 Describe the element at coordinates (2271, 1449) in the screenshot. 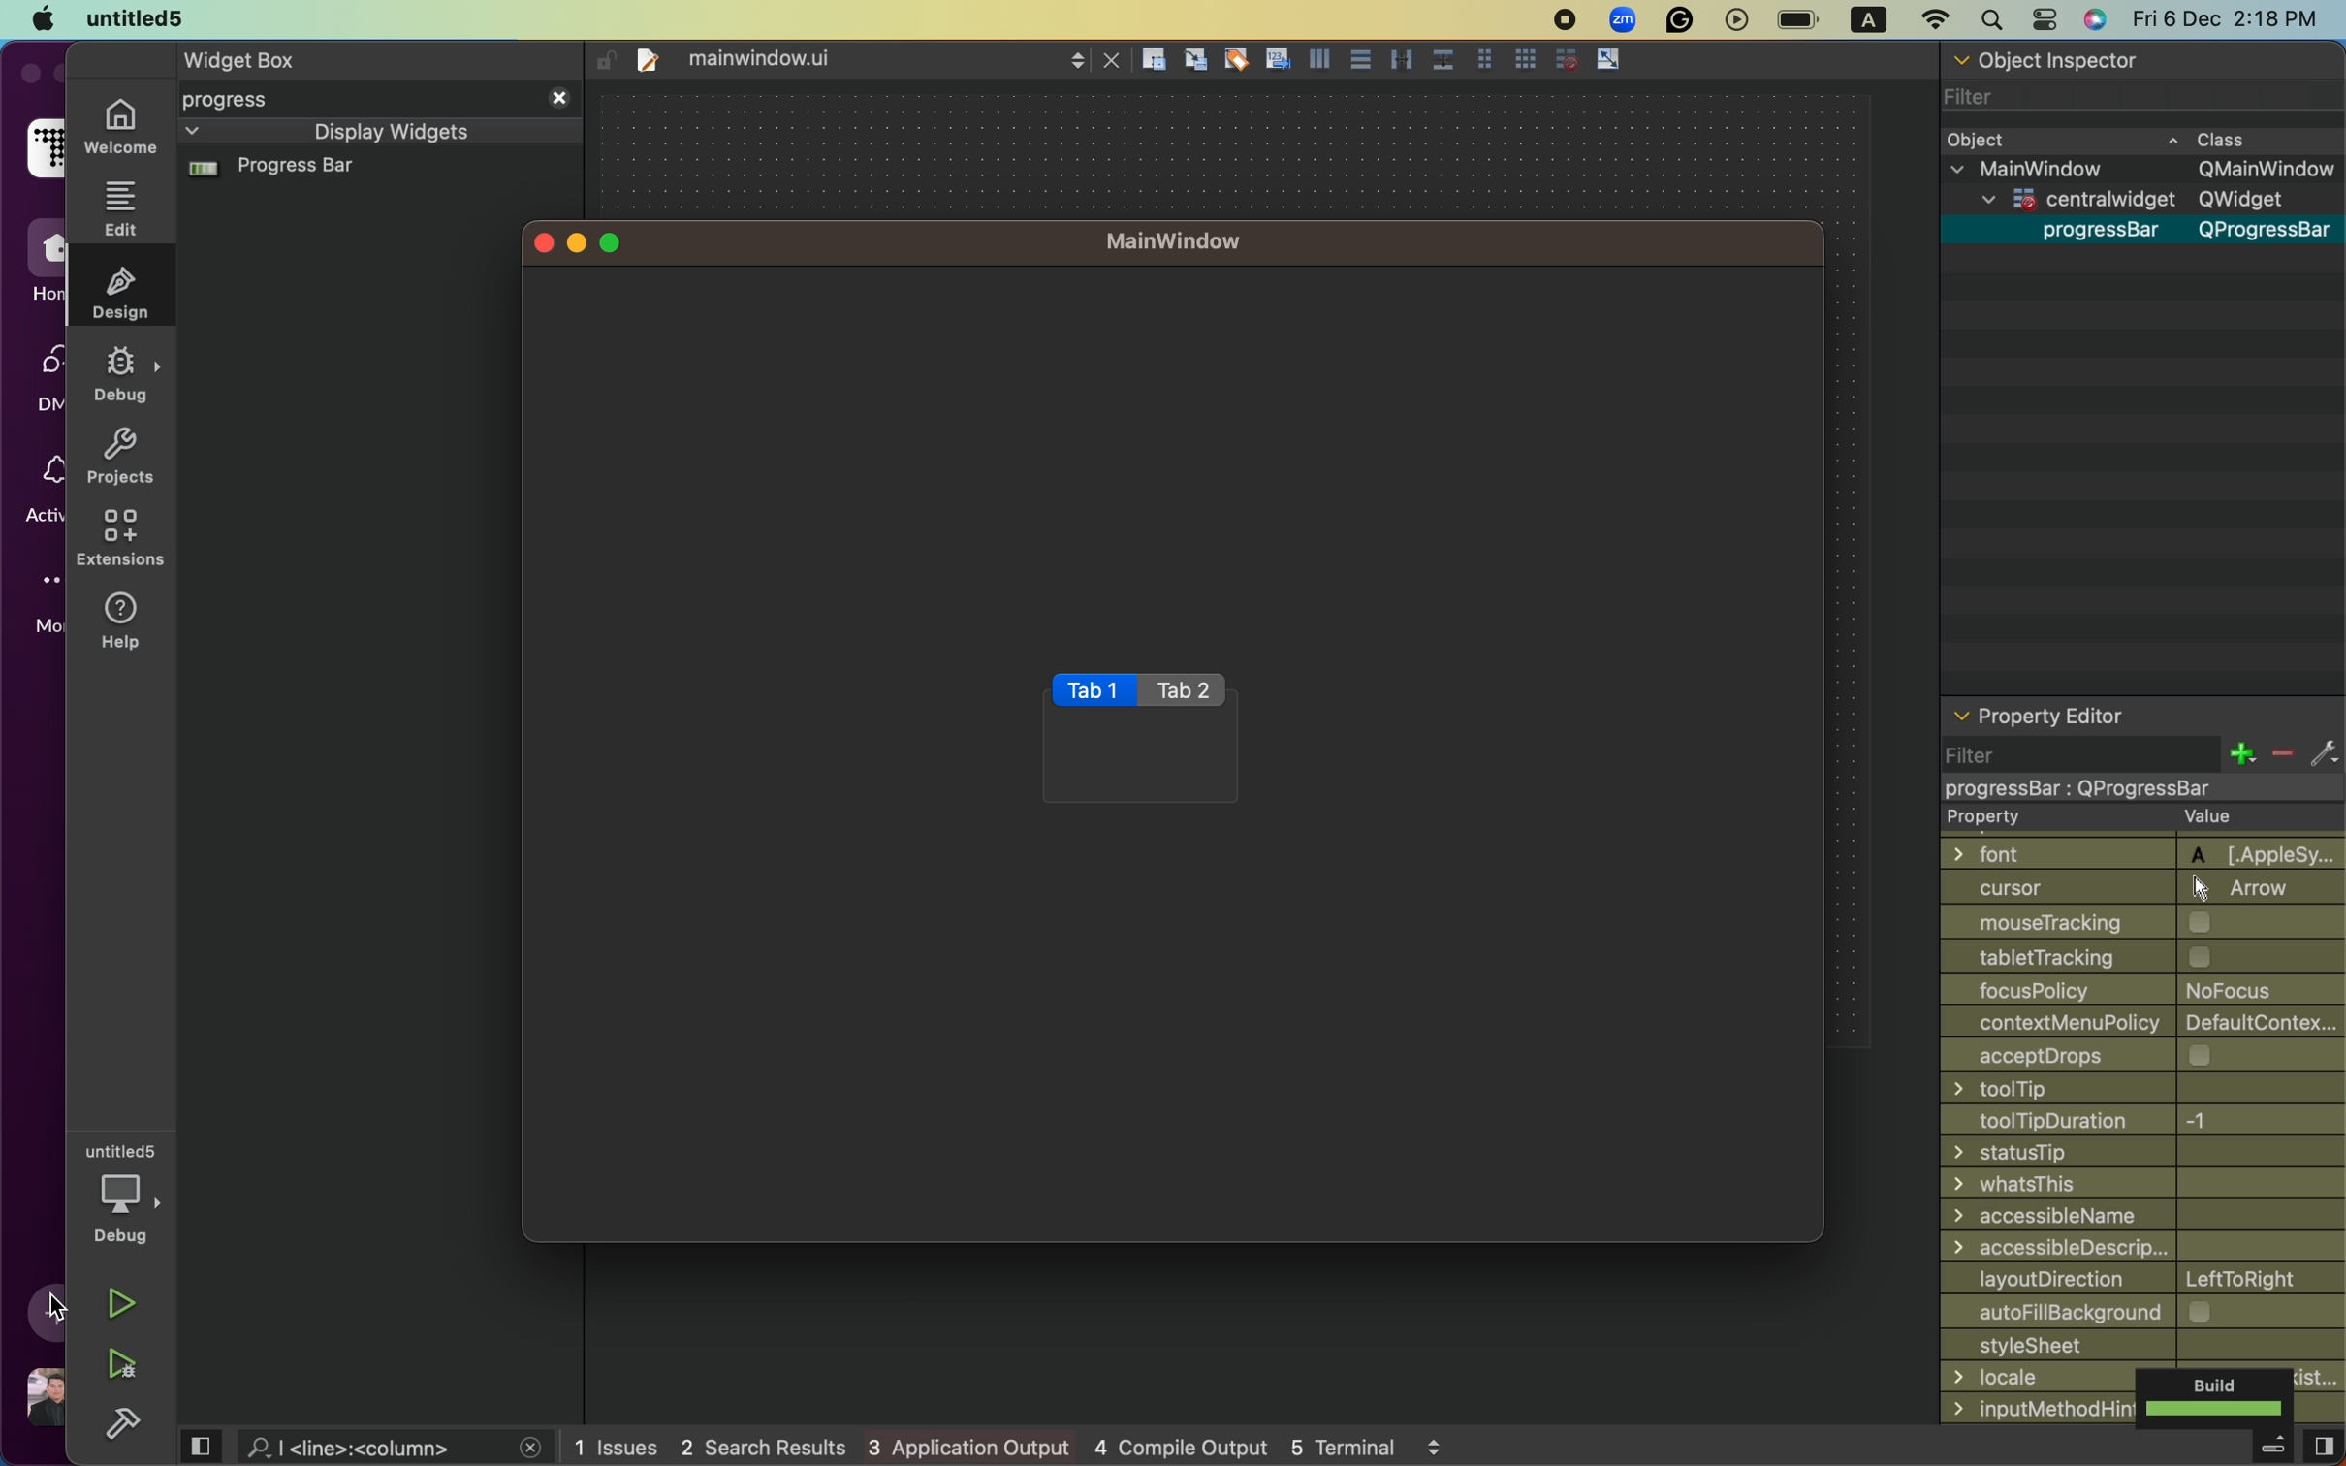

I see `extrude` at that location.